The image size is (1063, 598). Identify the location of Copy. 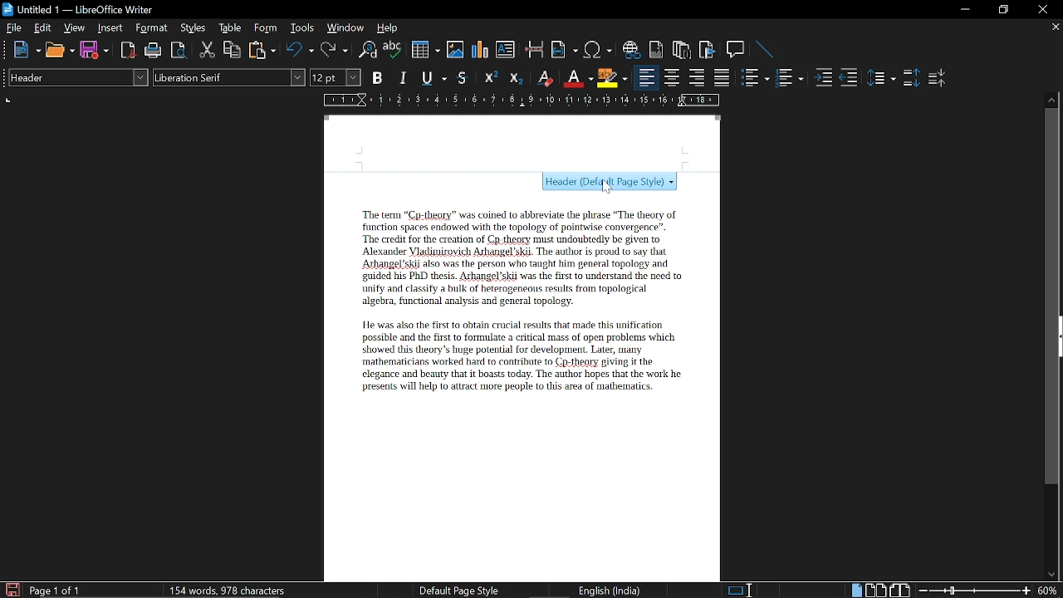
(231, 50).